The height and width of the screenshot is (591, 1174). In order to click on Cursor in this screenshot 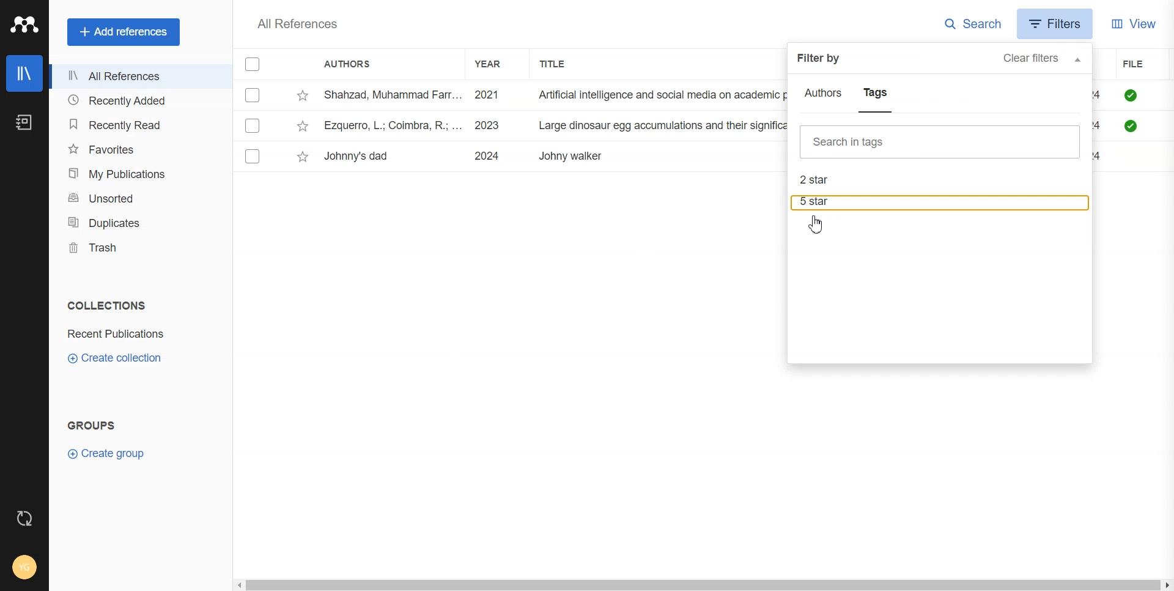, I will do `click(818, 225)`.